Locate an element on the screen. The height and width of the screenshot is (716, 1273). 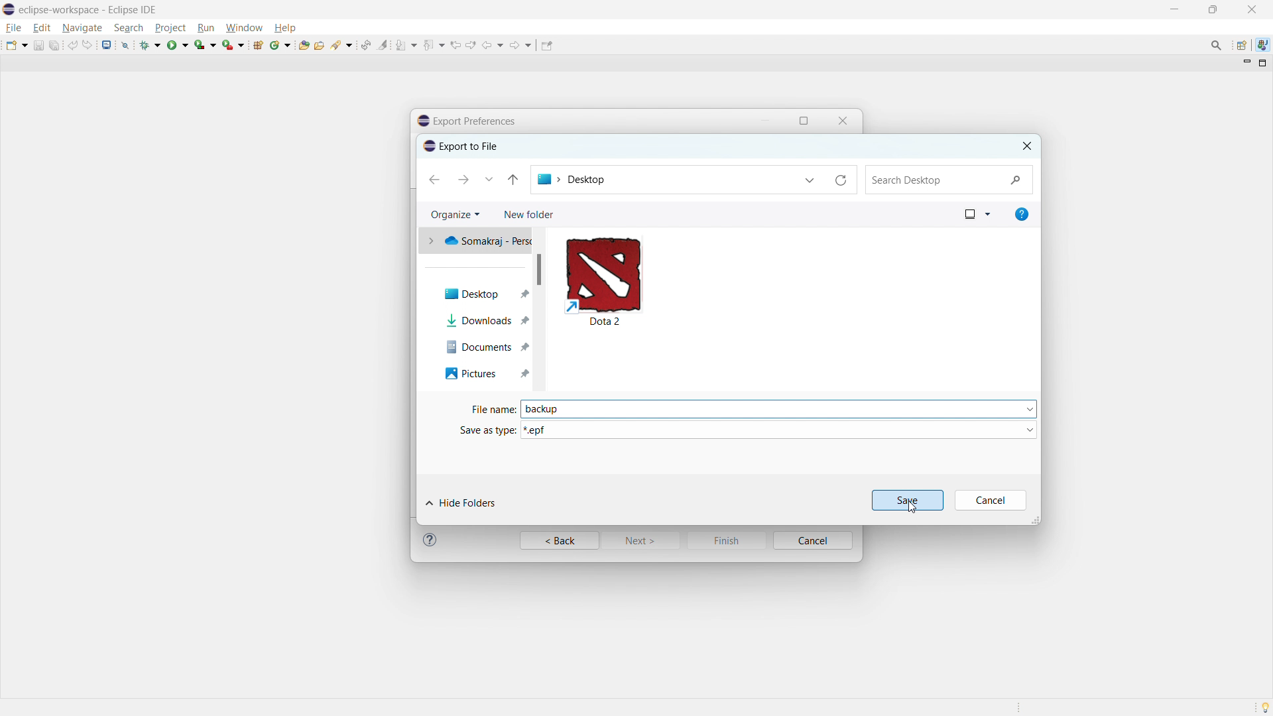
save all is located at coordinates (54, 45).